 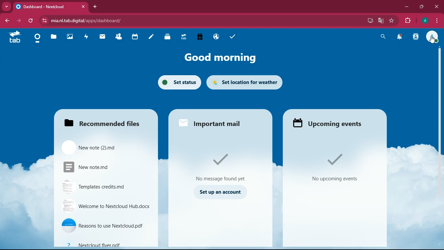 What do you see at coordinates (217, 37) in the screenshot?
I see `public` at bounding box center [217, 37].